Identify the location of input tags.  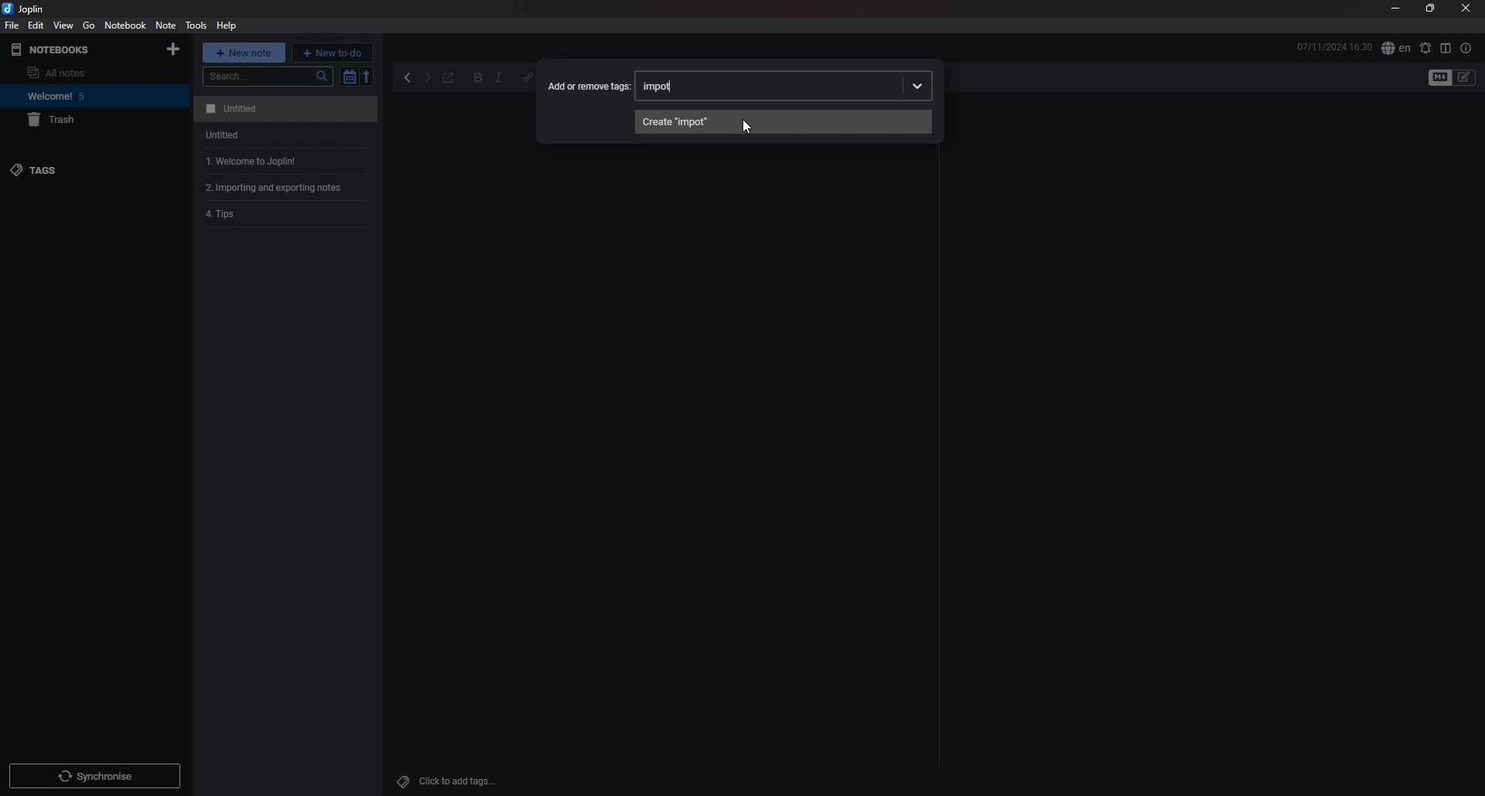
(812, 85).